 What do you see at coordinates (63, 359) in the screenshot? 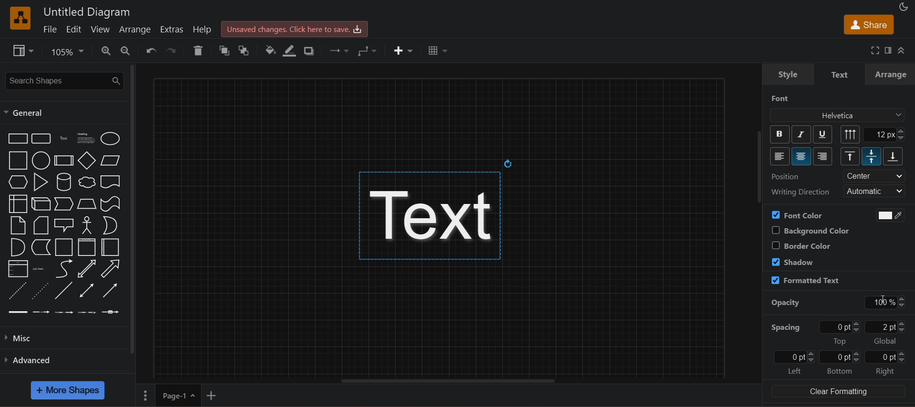
I see `advanced` at bounding box center [63, 359].